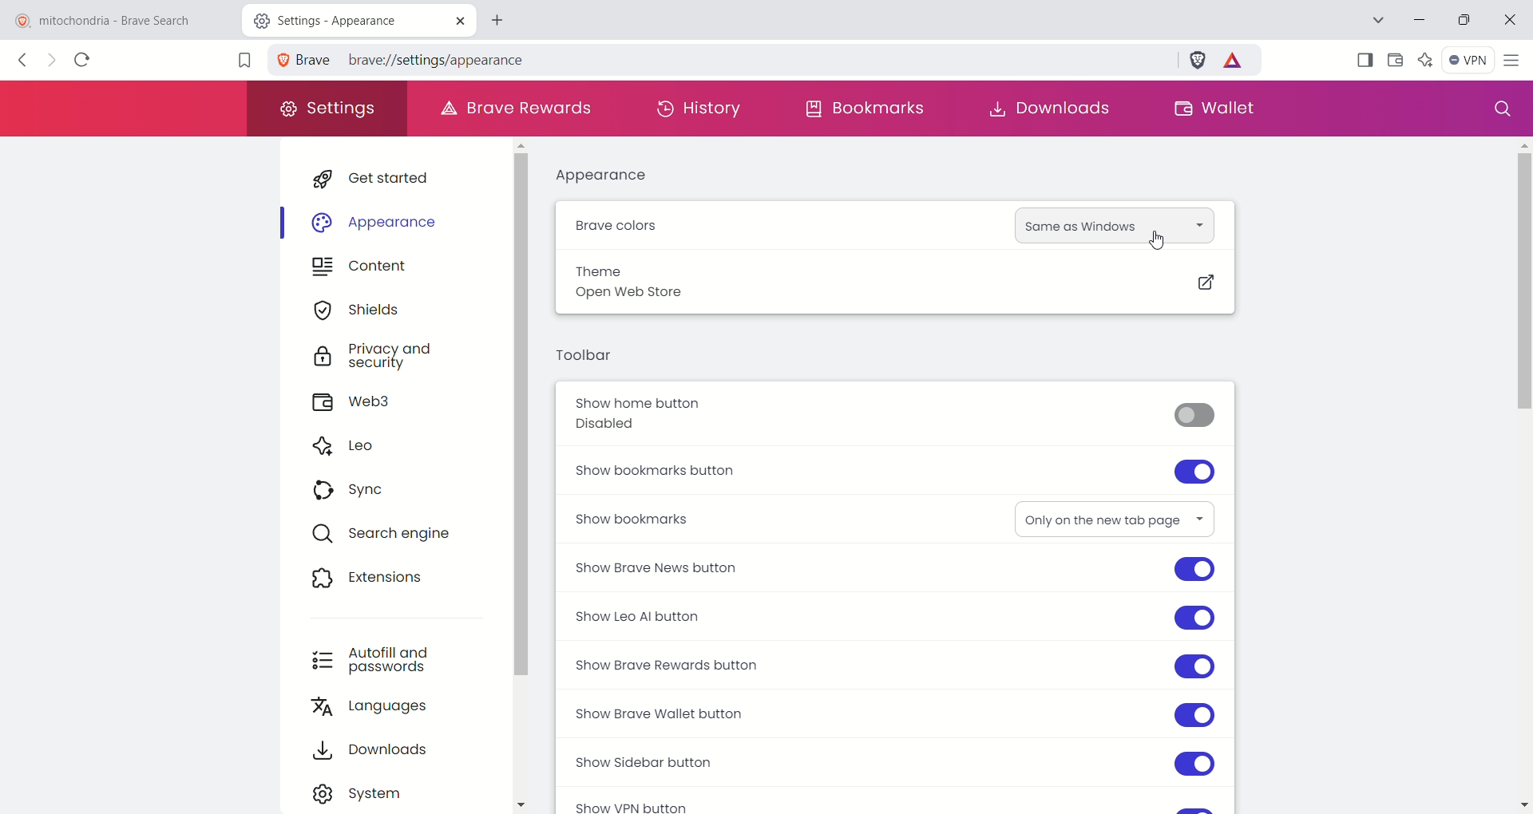 The height and width of the screenshot is (814, 1533). Describe the element at coordinates (376, 658) in the screenshot. I see `autofill and passwords` at that location.